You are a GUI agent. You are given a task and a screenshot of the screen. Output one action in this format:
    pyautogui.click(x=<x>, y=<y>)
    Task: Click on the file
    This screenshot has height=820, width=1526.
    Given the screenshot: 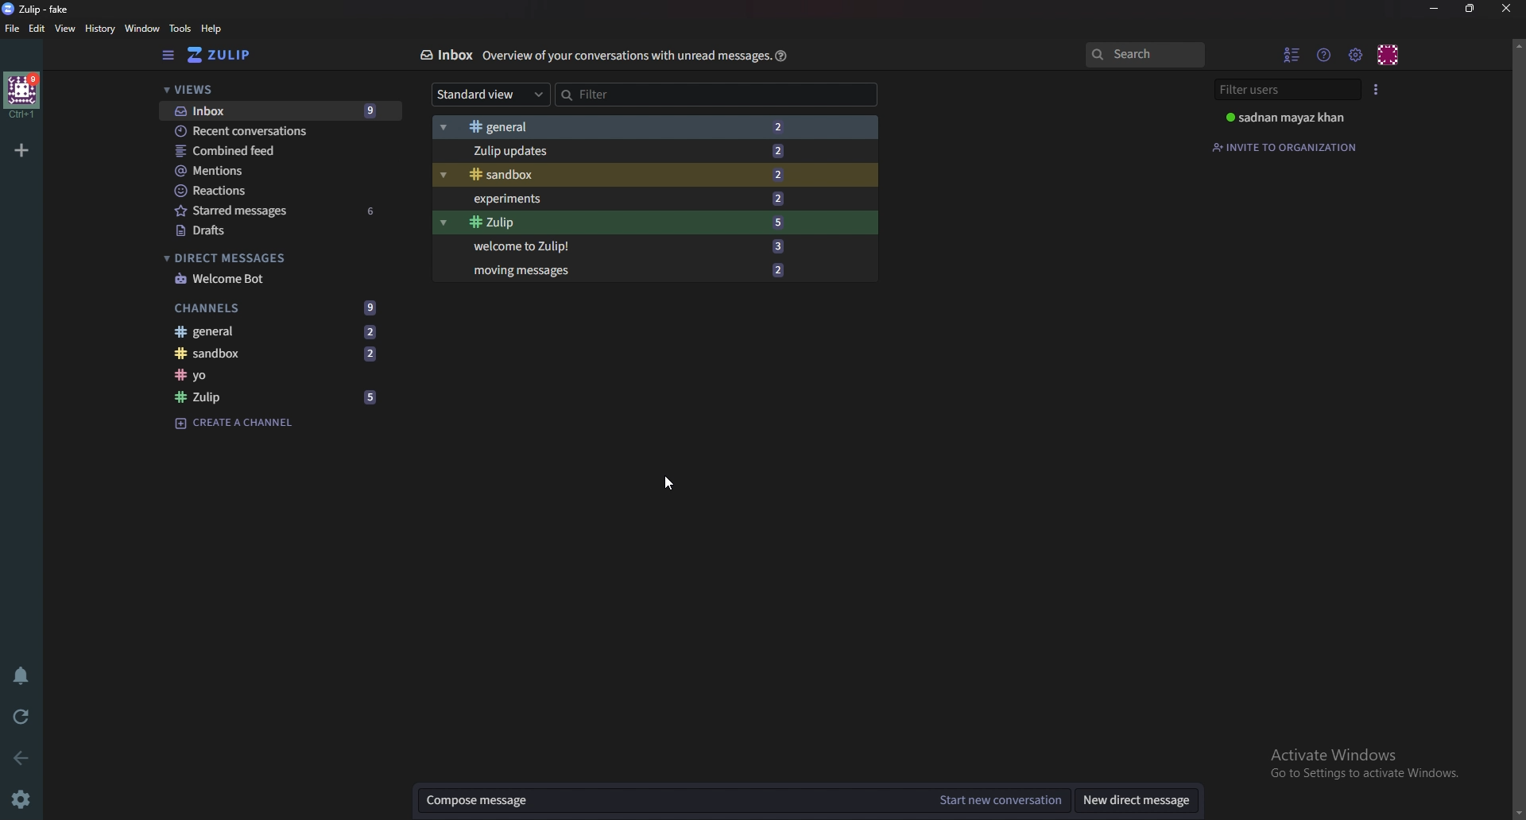 What is the action you would take?
    pyautogui.click(x=11, y=28)
    